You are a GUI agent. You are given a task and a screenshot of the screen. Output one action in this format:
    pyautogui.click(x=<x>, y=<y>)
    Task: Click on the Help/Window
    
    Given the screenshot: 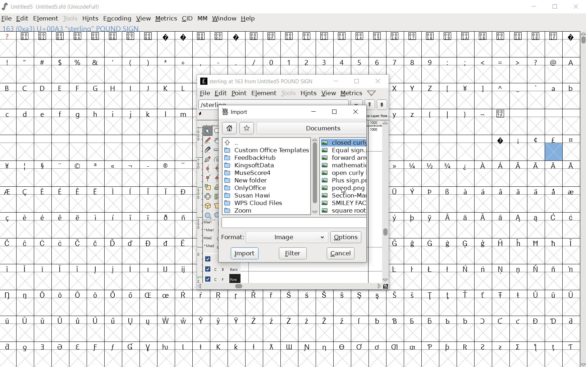 What is the action you would take?
    pyautogui.click(x=372, y=93)
    